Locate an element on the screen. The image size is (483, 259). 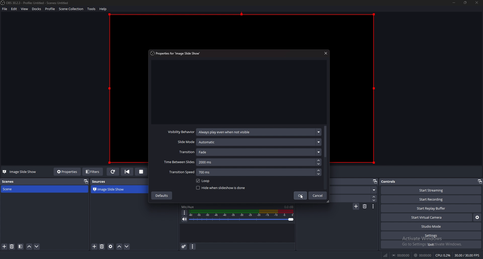
settings is located at coordinates (431, 236).